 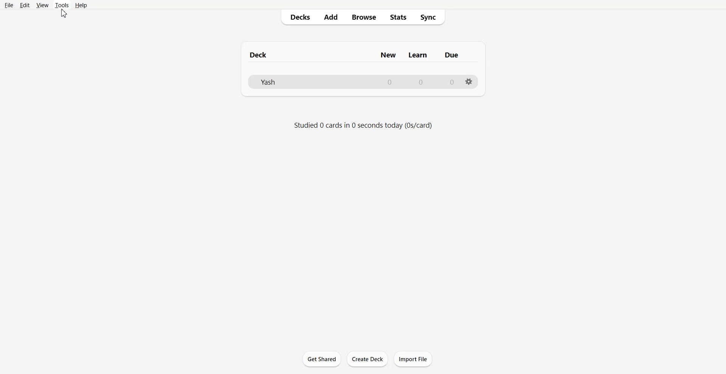 I want to click on Number of due cards, so click(x=452, y=82).